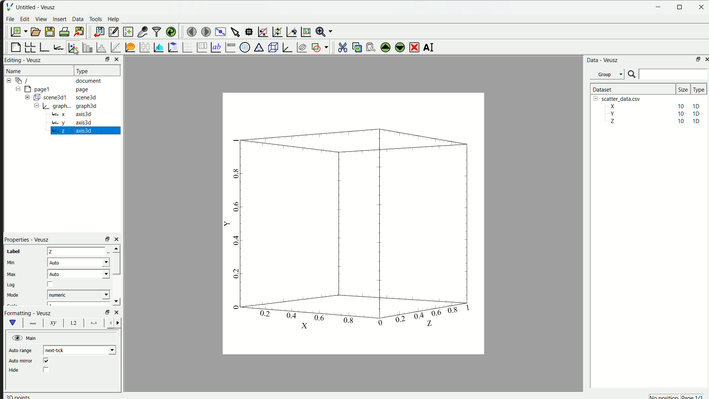 The width and height of the screenshot is (709, 399). I want to click on Reset graph axes, so click(305, 31).